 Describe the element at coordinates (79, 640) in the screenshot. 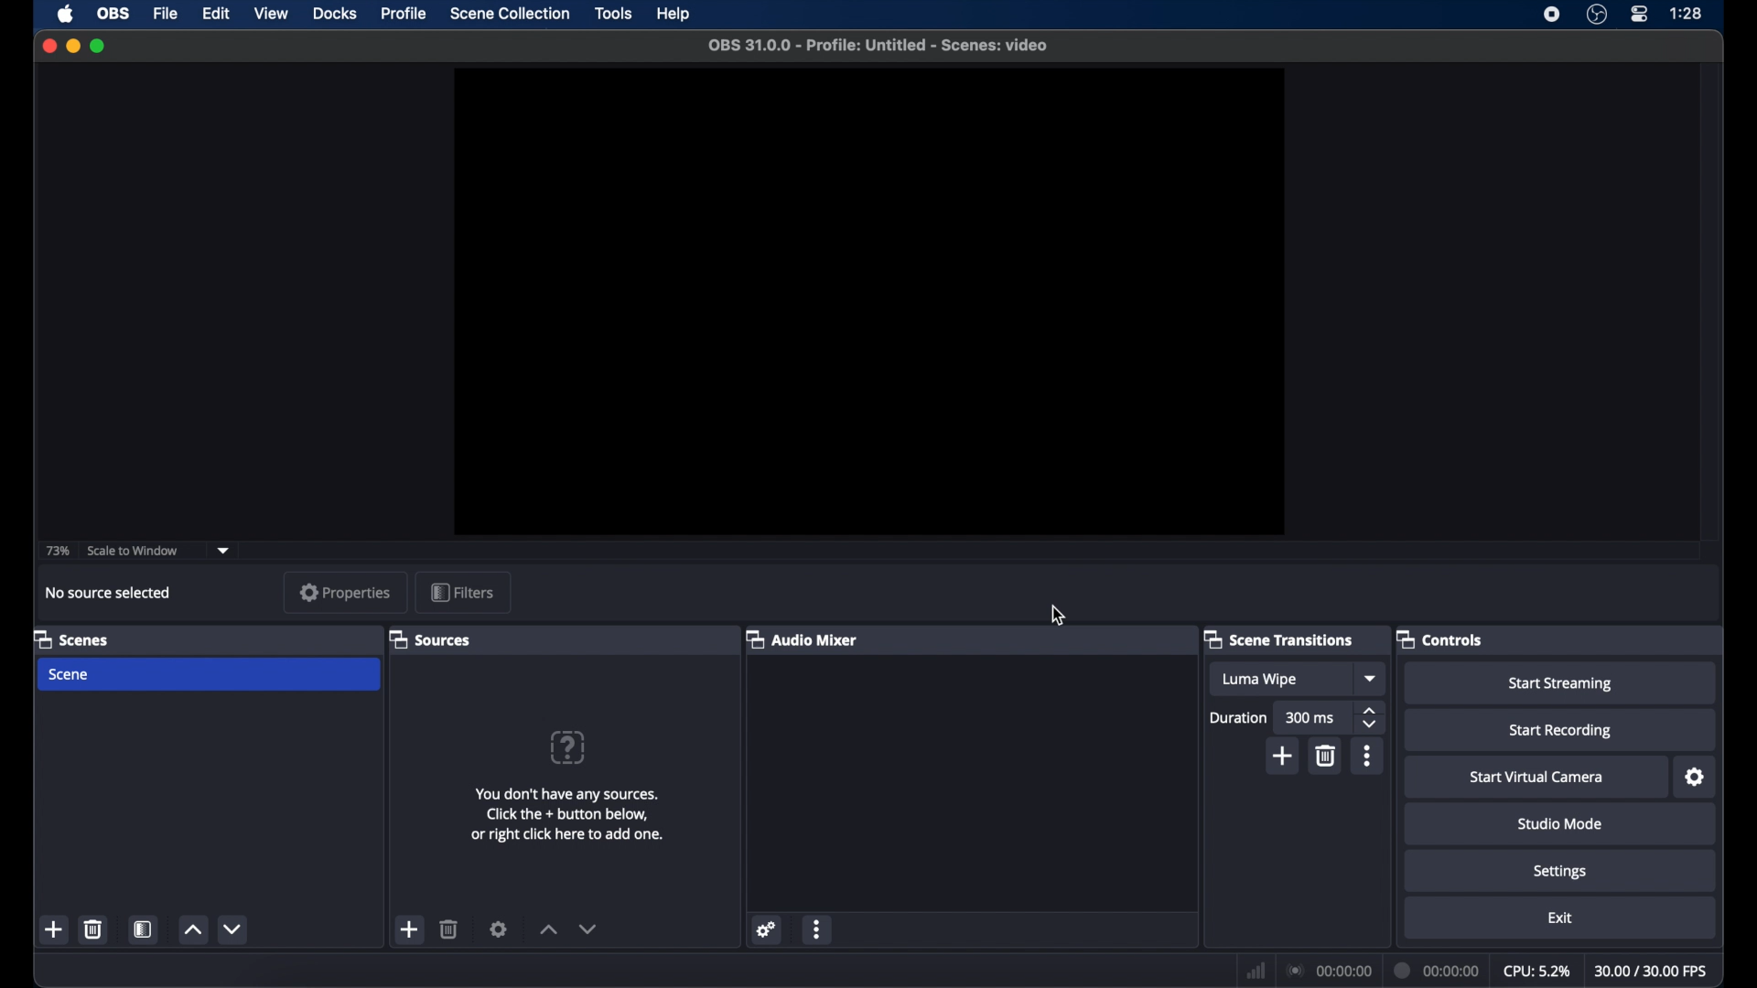

I see `scenes` at that location.